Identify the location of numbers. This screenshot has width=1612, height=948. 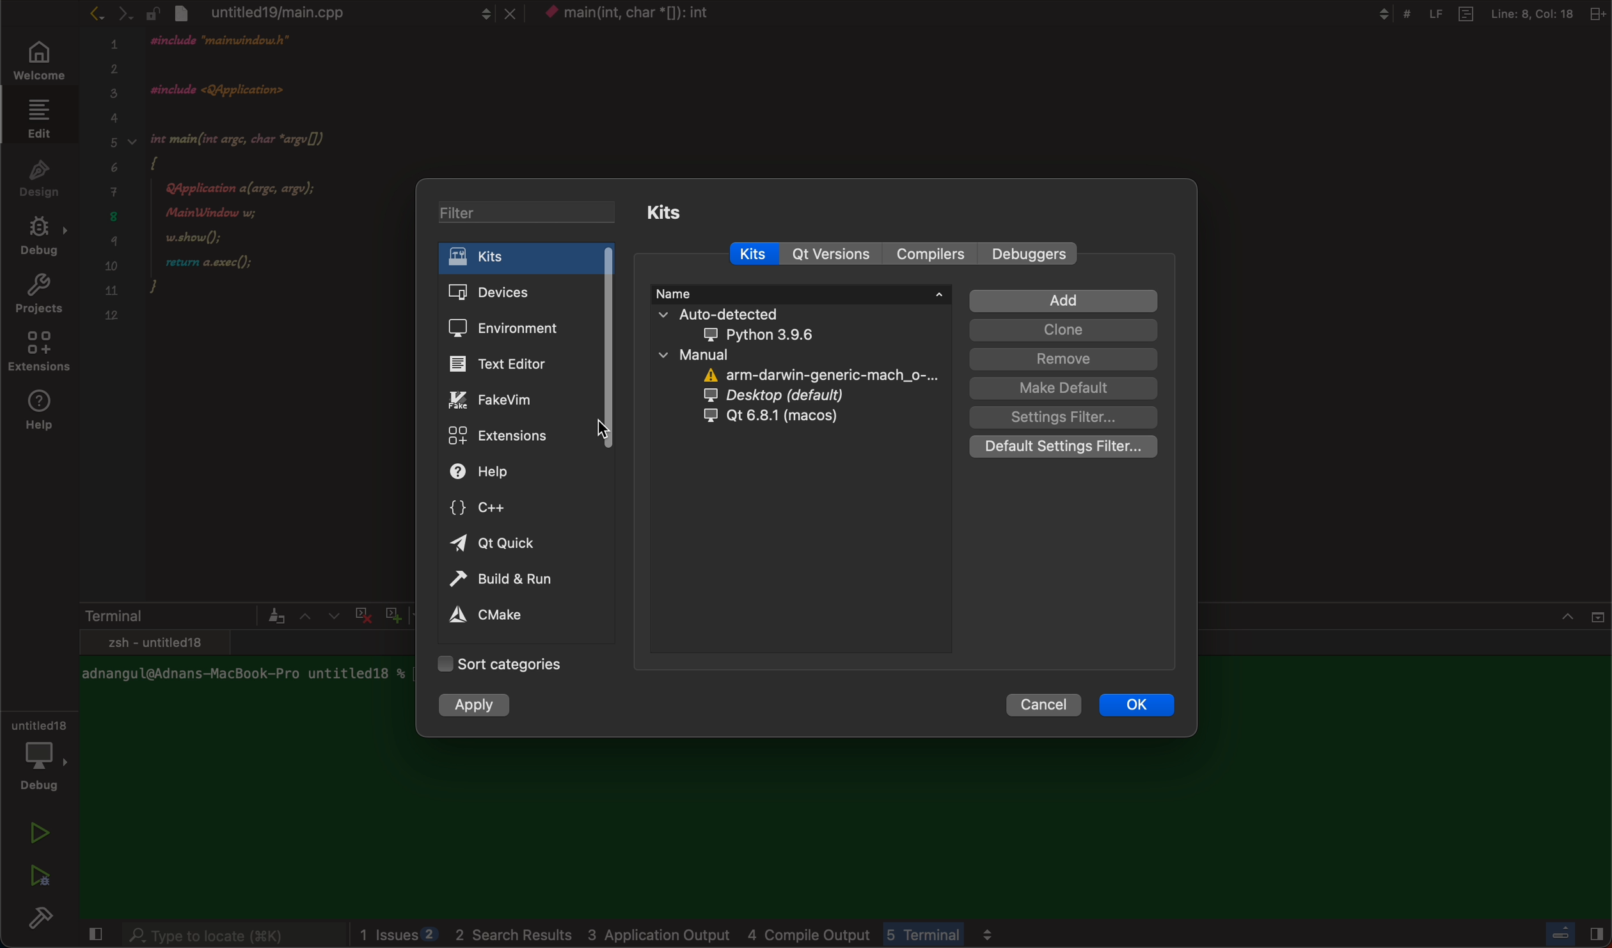
(113, 187).